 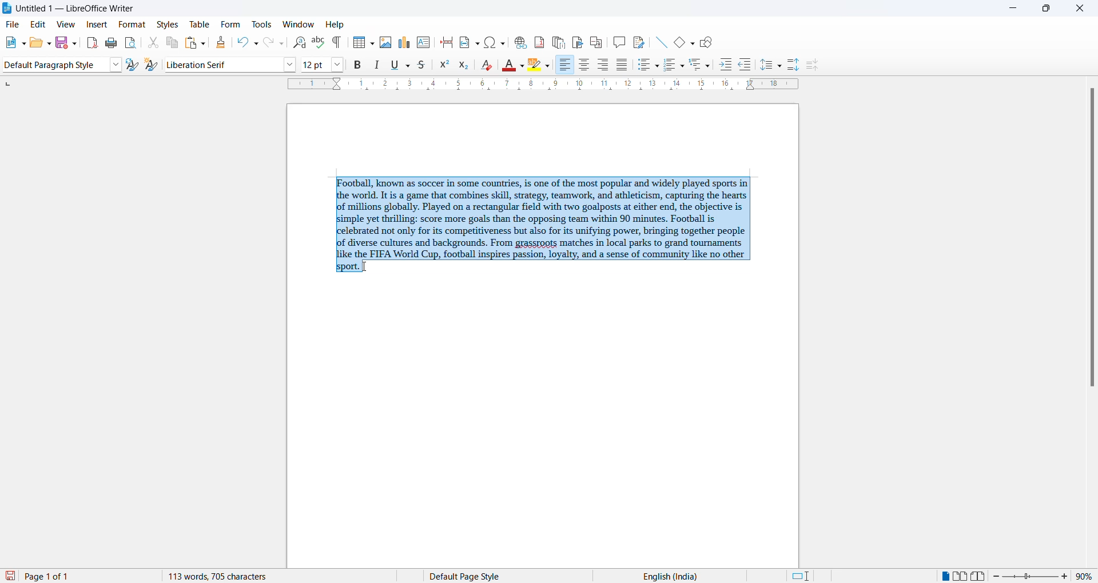 What do you see at coordinates (997, 576) in the screenshot?
I see `decrease zoom` at bounding box center [997, 576].